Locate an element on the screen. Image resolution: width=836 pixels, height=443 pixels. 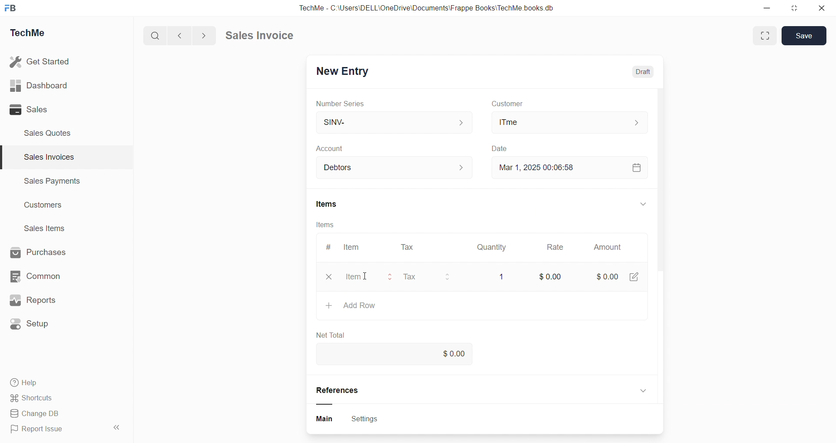
Close is located at coordinates (824, 10).